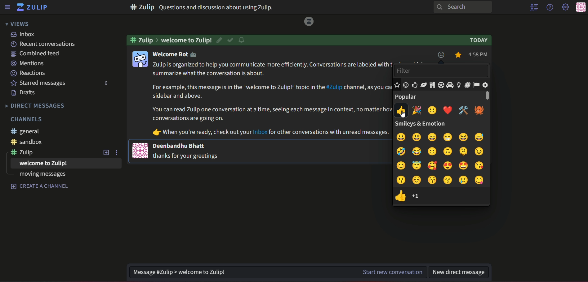 The width and height of the screenshot is (588, 282). Describe the element at coordinates (580, 7) in the screenshot. I see `personal menu` at that location.